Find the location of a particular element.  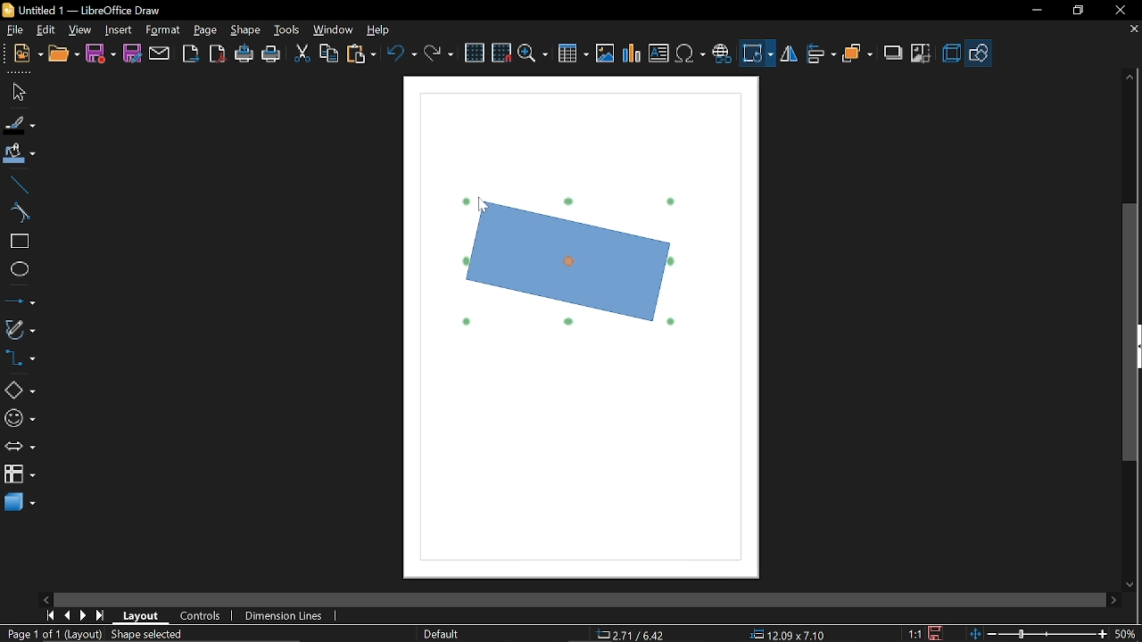

basic shapes is located at coordinates (20, 391).